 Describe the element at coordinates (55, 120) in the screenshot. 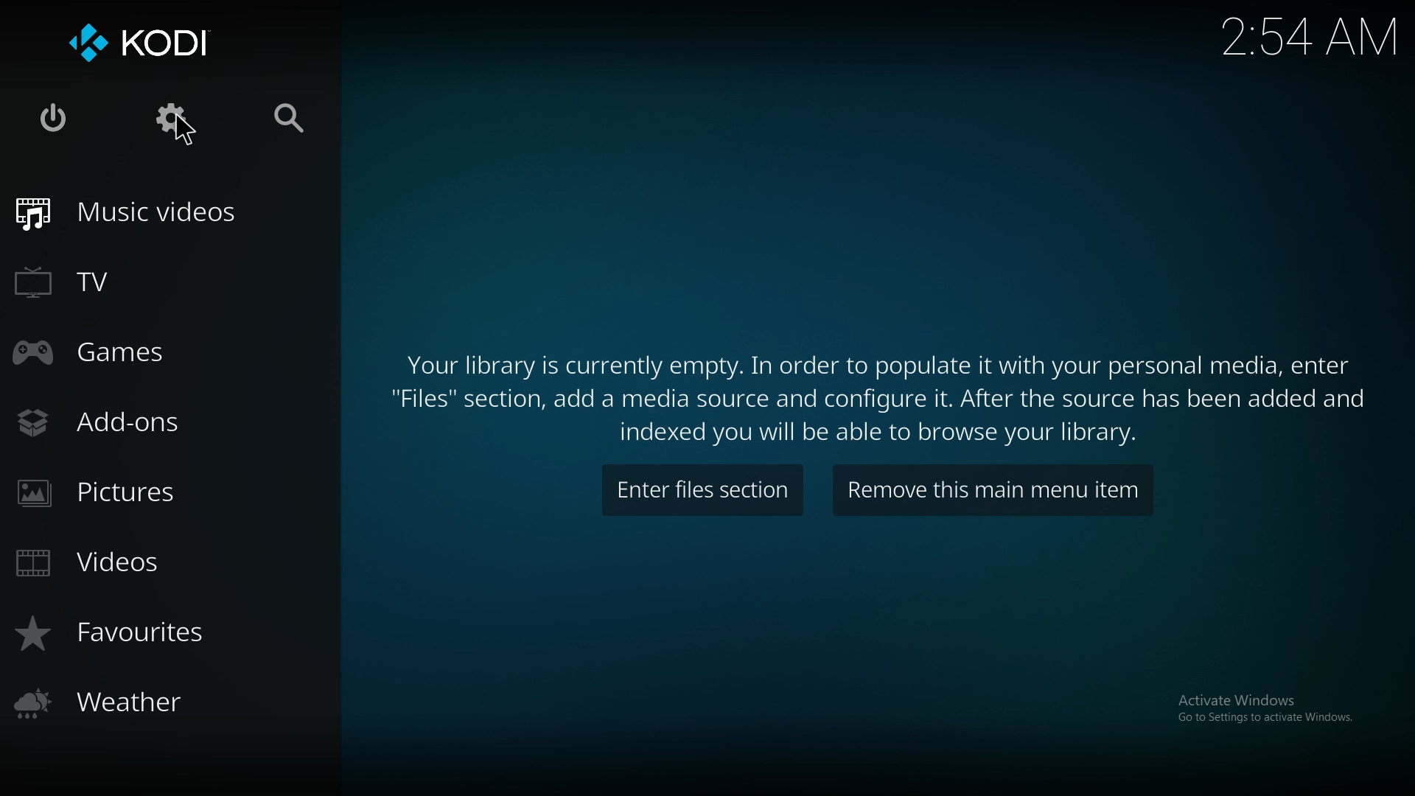

I see `close` at that location.